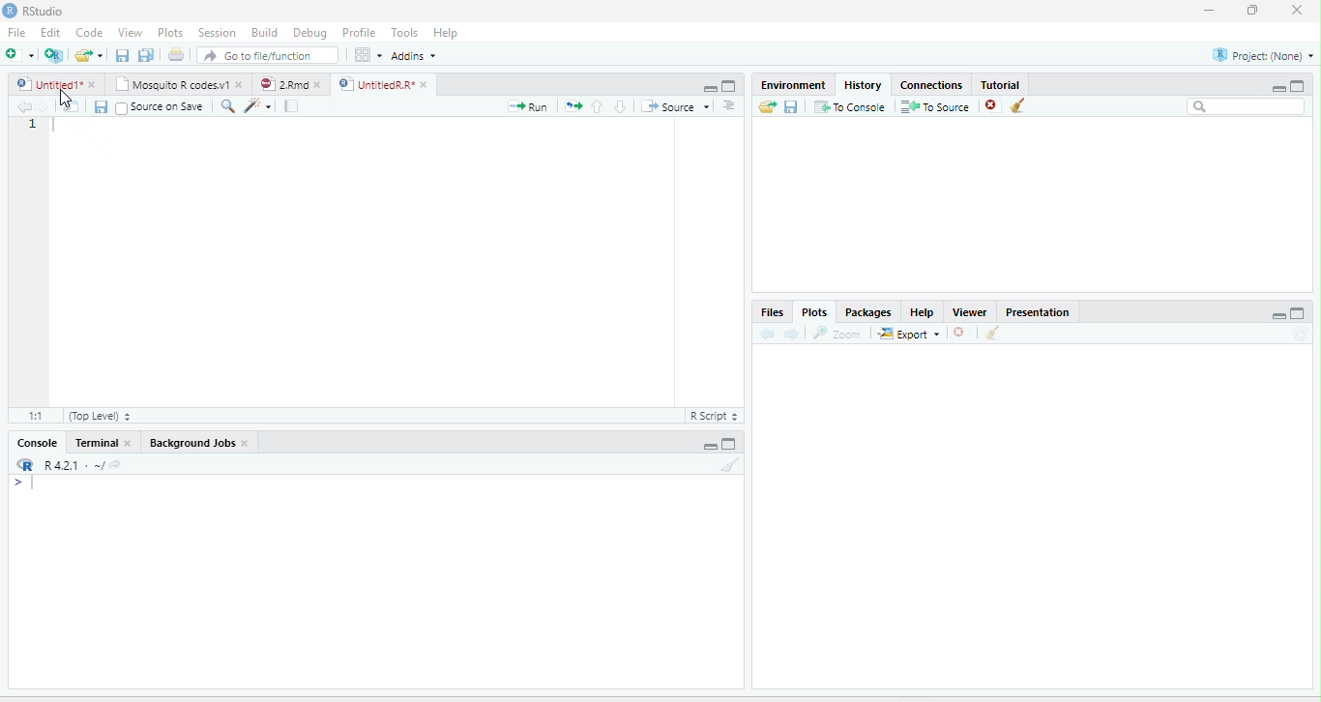  What do you see at coordinates (264, 32) in the screenshot?
I see `Build` at bounding box center [264, 32].